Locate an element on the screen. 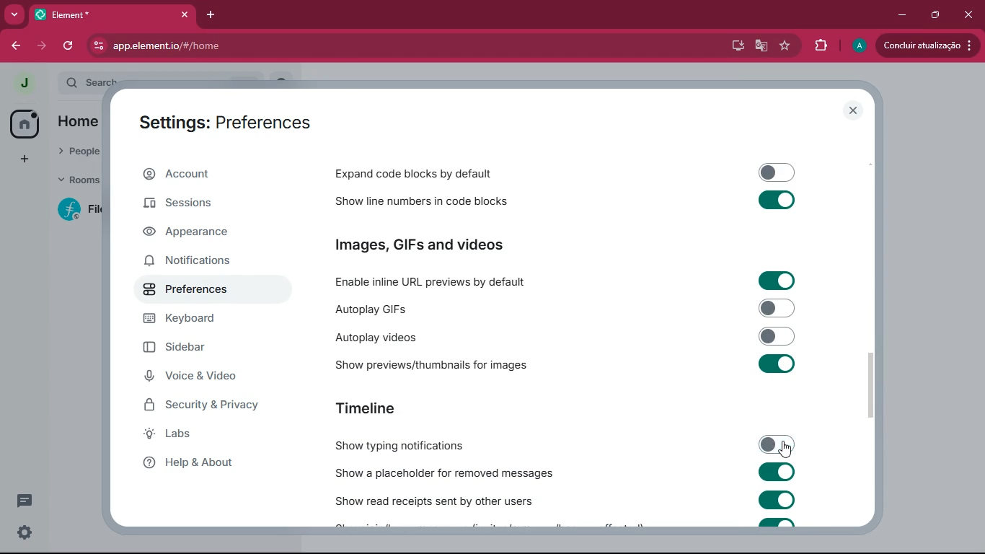 This screenshot has height=554, width=985. quick settings is located at coordinates (25, 532).